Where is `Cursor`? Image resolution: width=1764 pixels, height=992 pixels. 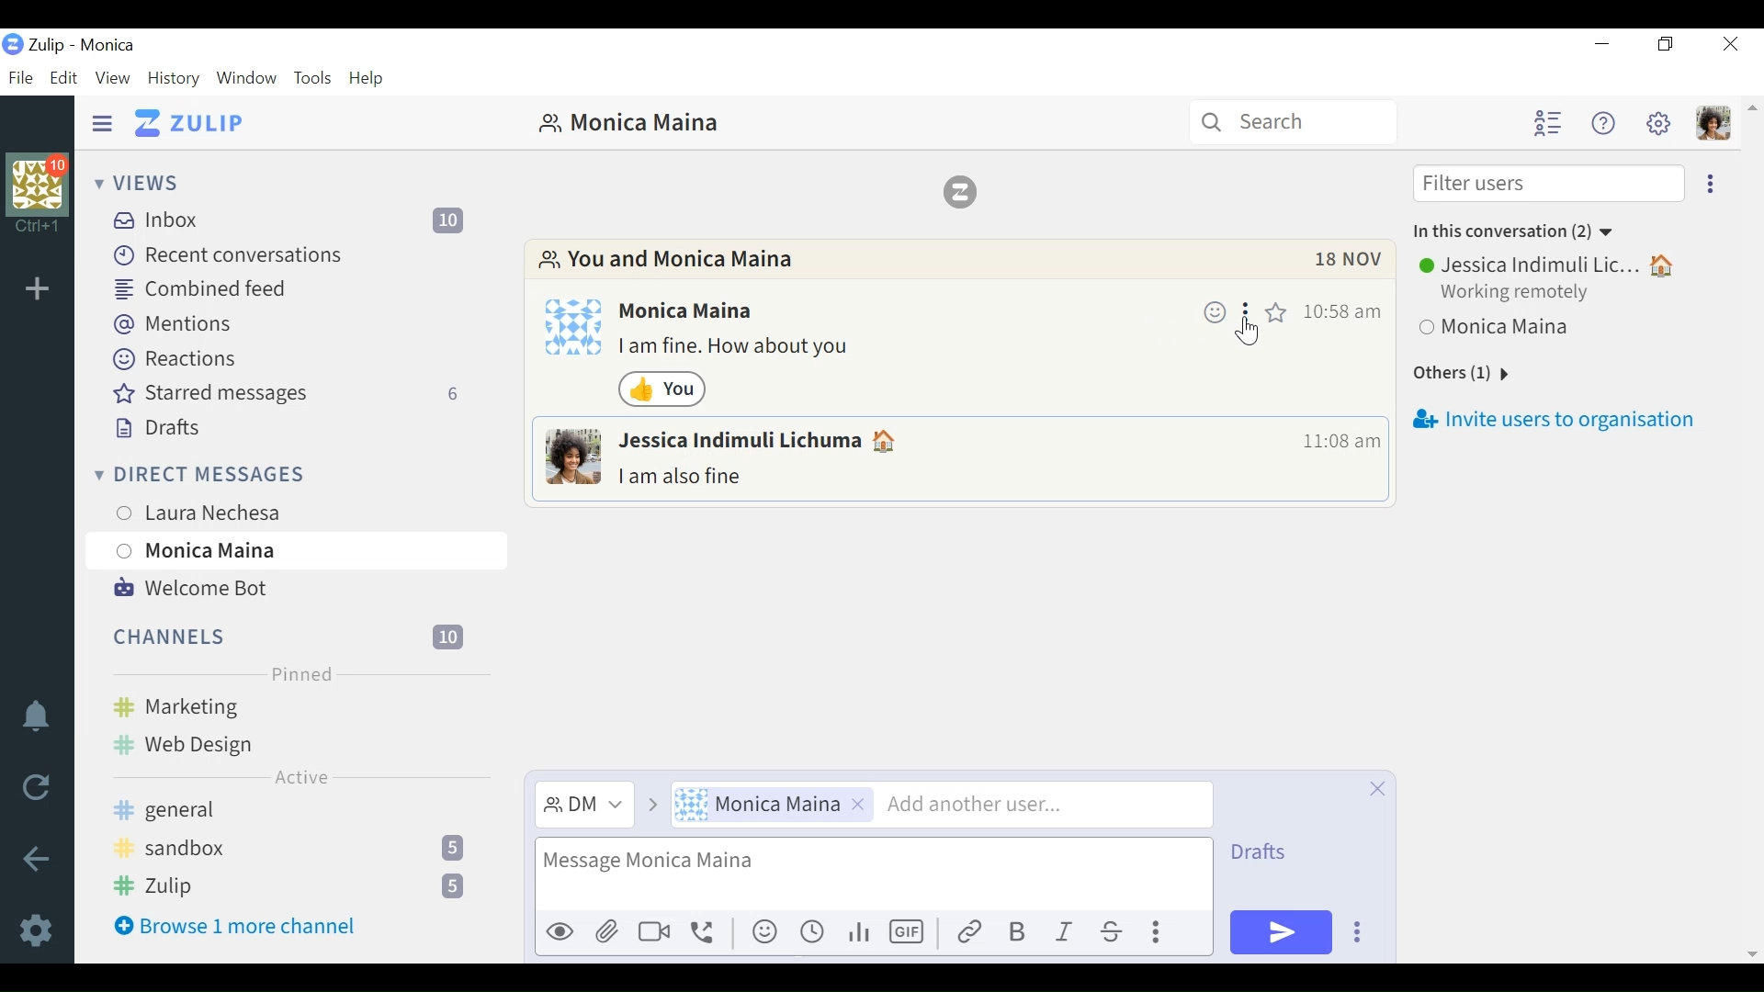 Cursor is located at coordinates (297, 569).